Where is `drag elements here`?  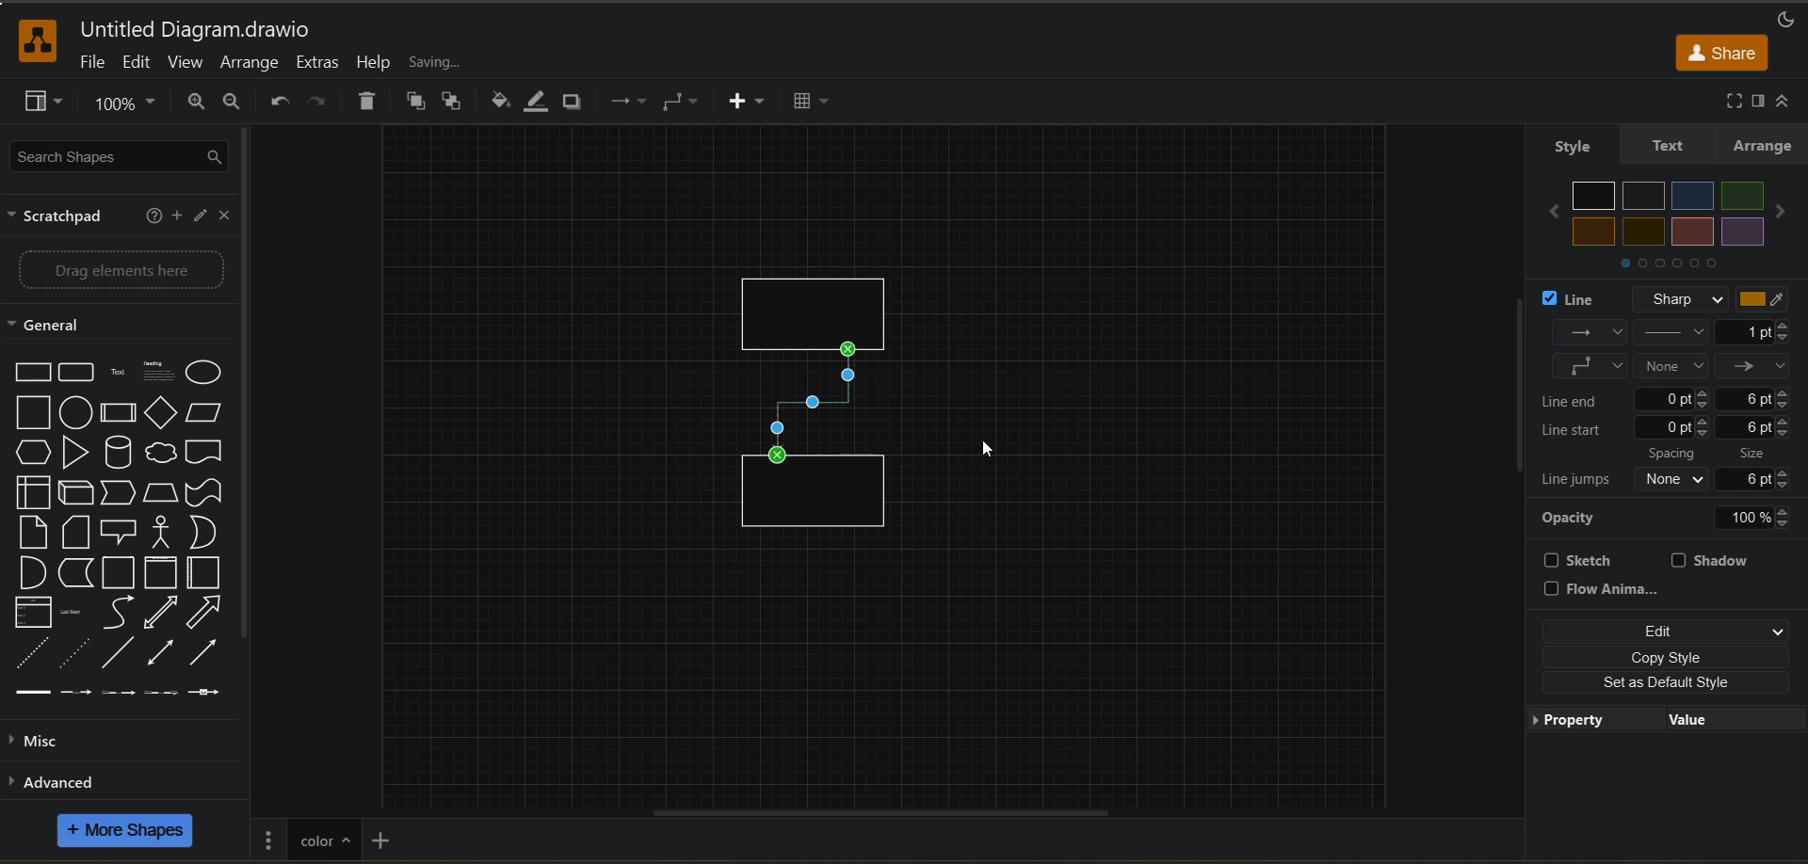
drag elements here is located at coordinates (126, 270).